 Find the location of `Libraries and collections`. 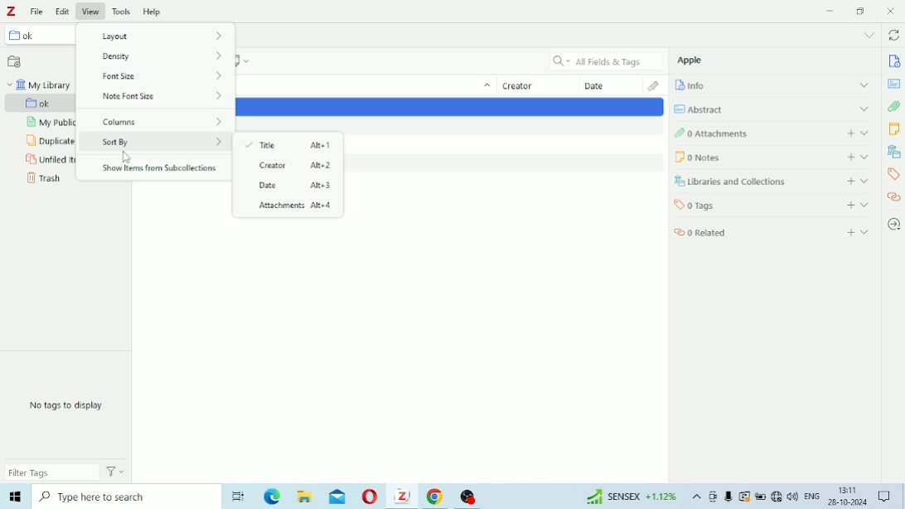

Libraries and collections is located at coordinates (739, 182).